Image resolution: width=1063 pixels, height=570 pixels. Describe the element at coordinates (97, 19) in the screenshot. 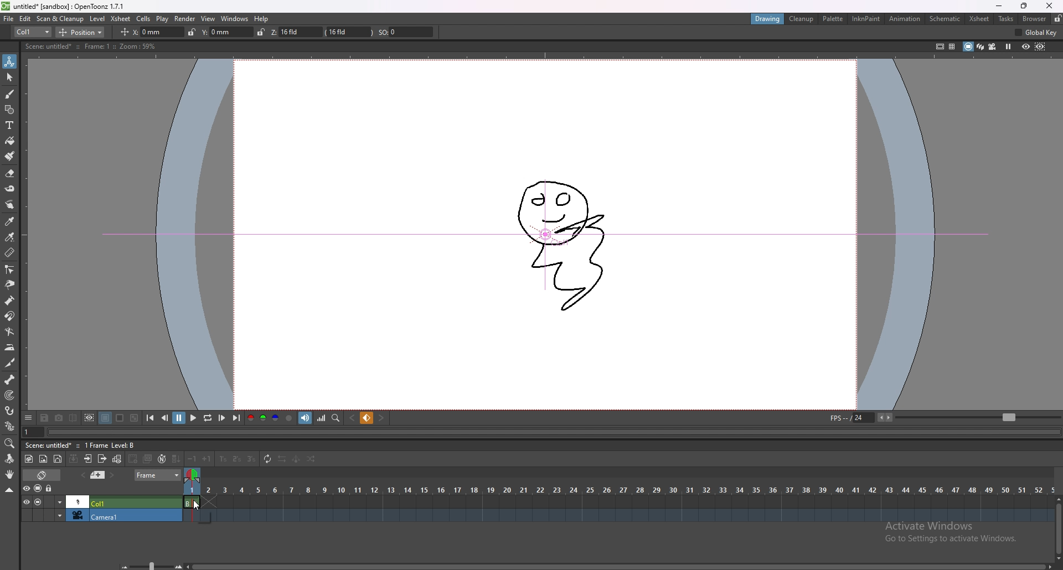

I see `level` at that location.